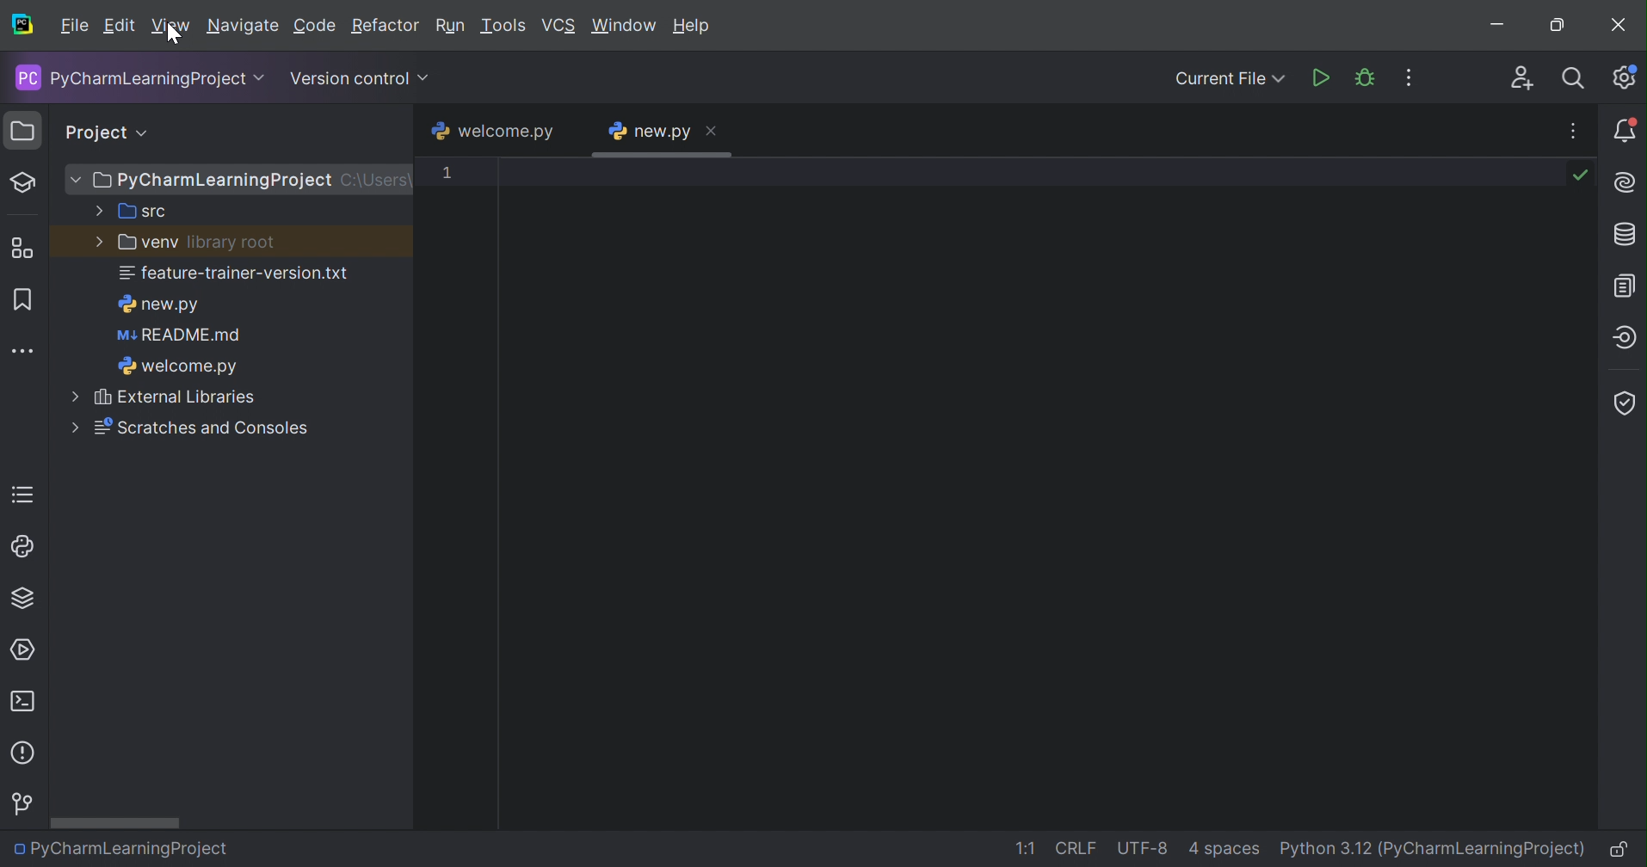 The image size is (1647, 867). Describe the element at coordinates (163, 397) in the screenshot. I see `External Libraries` at that location.